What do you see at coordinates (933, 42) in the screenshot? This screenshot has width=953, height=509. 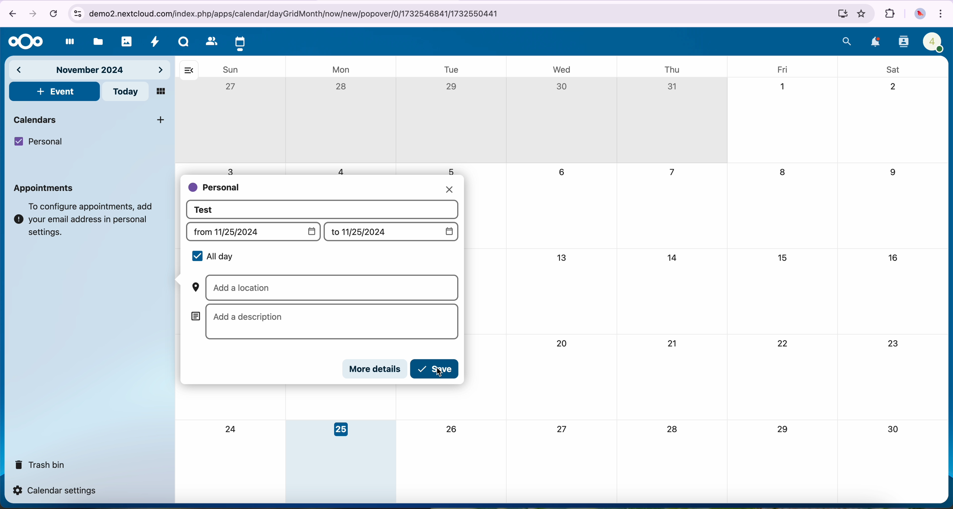 I see `profile` at bounding box center [933, 42].